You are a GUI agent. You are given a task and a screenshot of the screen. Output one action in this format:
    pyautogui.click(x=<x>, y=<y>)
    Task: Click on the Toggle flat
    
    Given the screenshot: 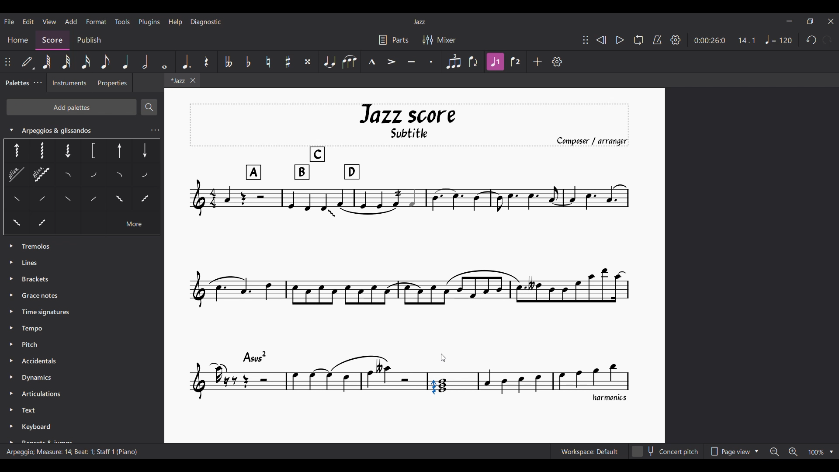 What is the action you would take?
    pyautogui.click(x=248, y=62)
    